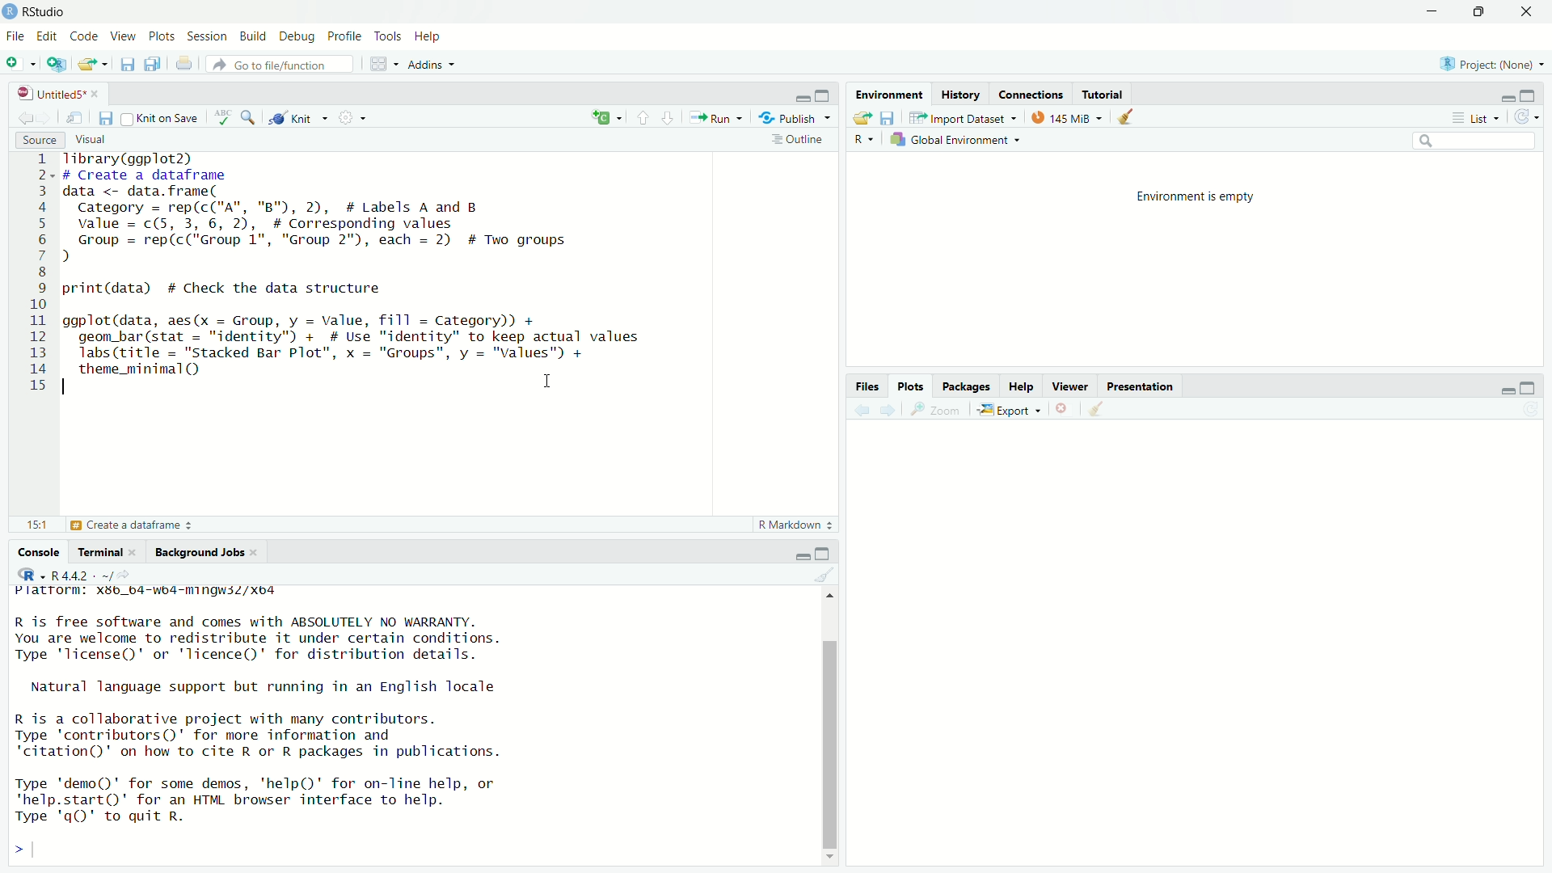 This screenshot has width=1552, height=873. I want to click on Plots, so click(913, 386).